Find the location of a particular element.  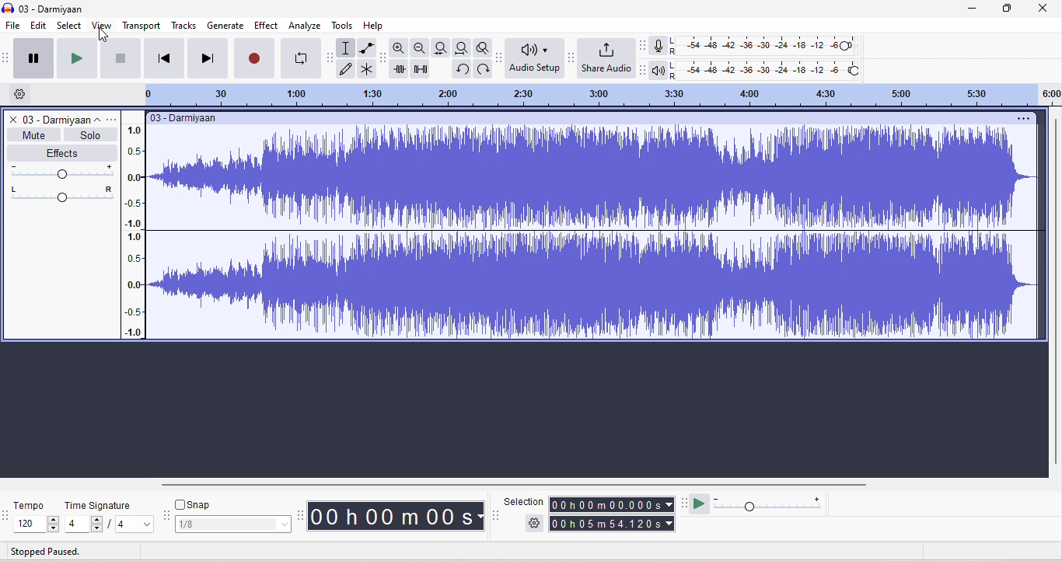

silence selection is located at coordinates (423, 70).